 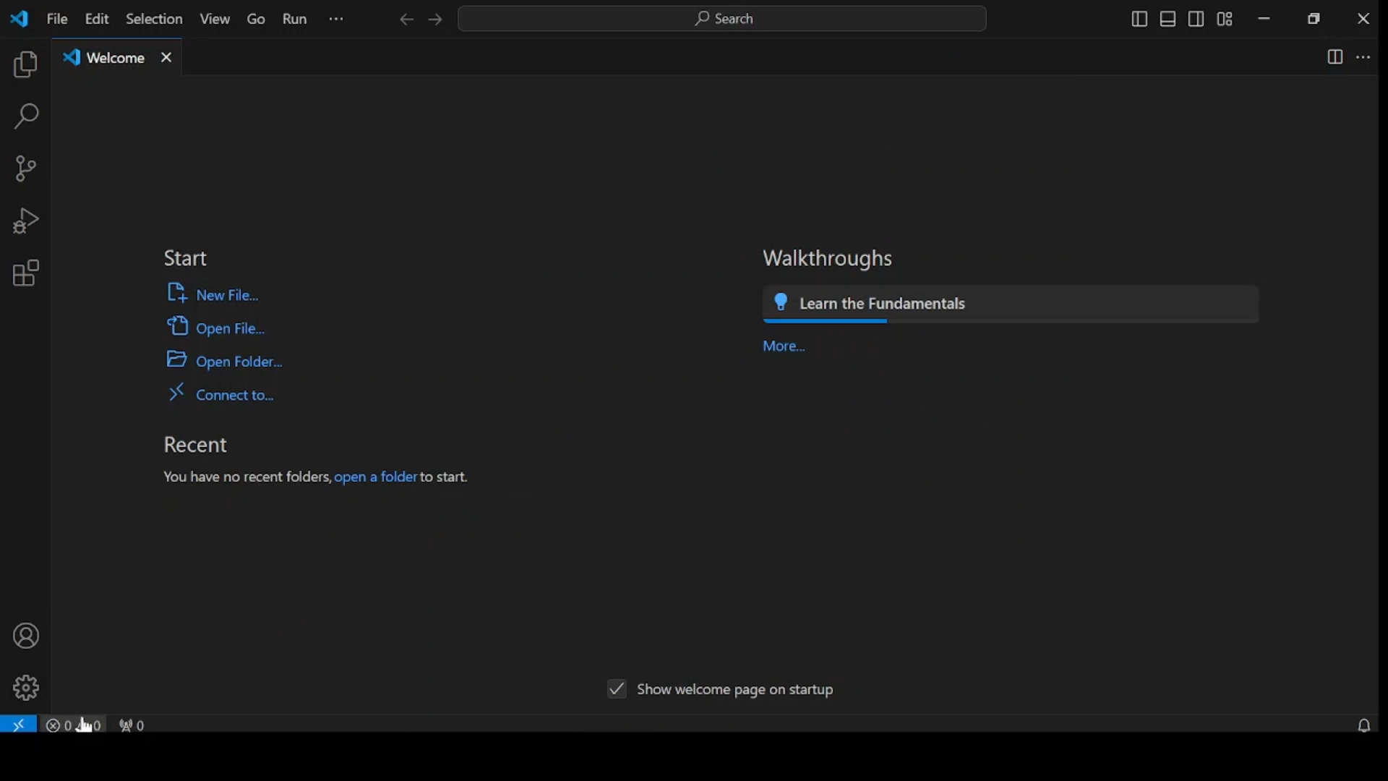 I want to click on vscode logo, so click(x=17, y=19).